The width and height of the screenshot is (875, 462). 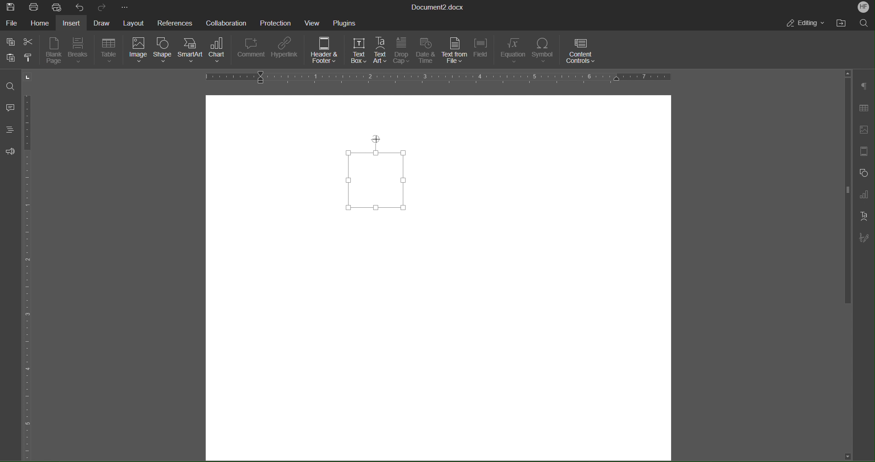 I want to click on Quick Print, so click(x=57, y=6).